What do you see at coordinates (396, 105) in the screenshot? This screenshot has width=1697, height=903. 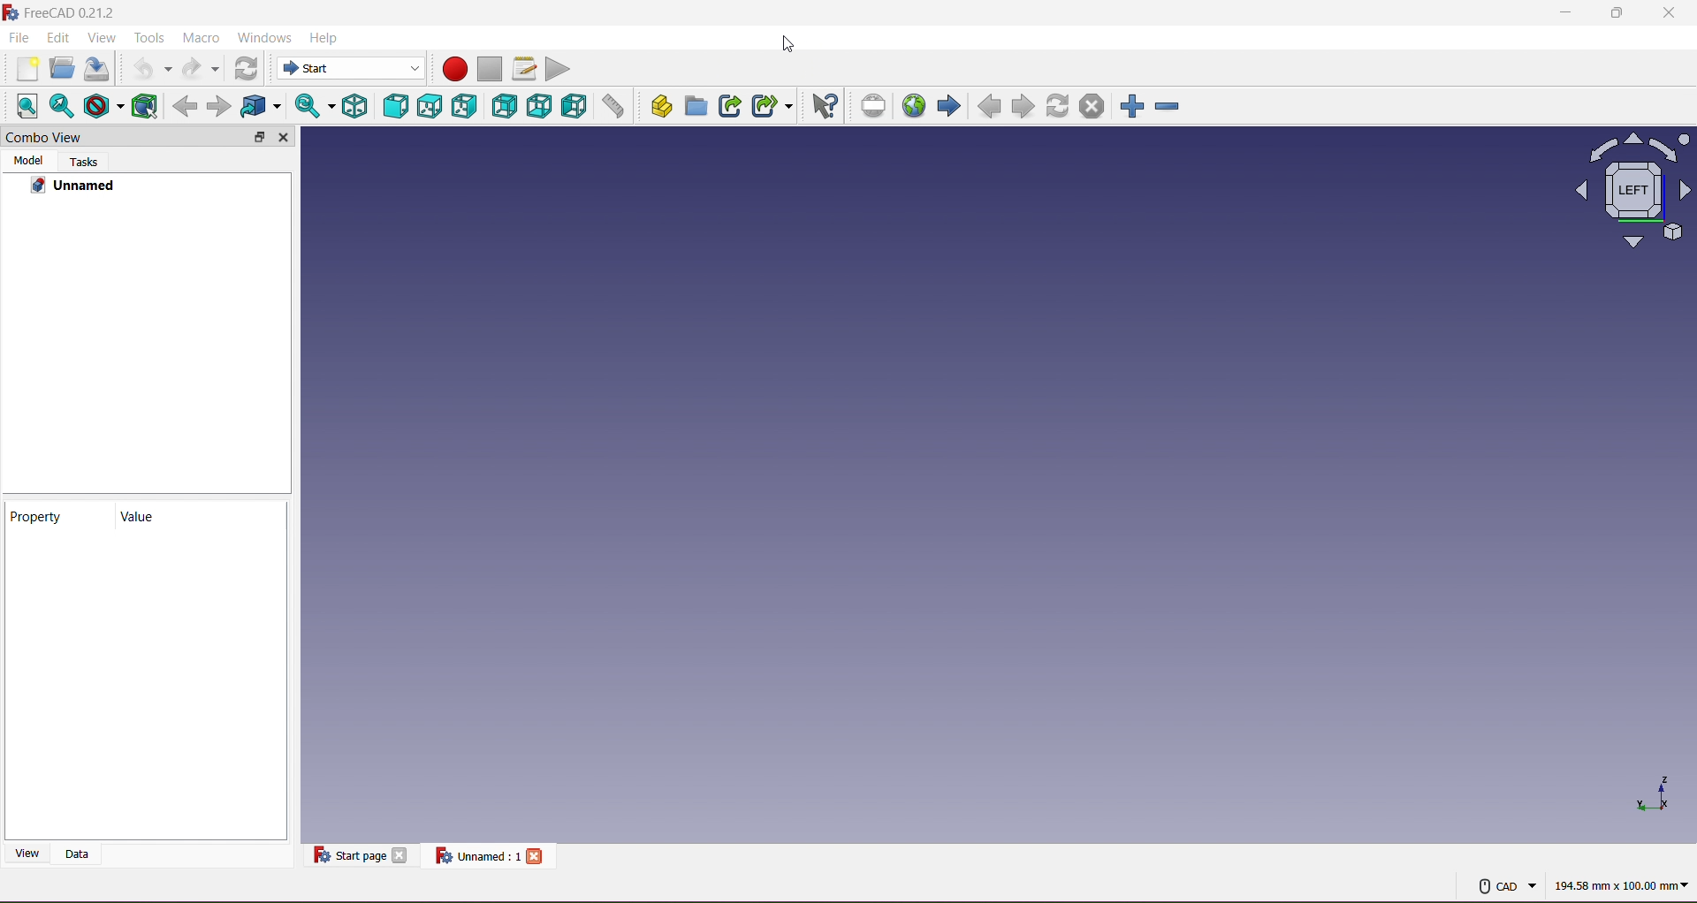 I see `Front` at bounding box center [396, 105].